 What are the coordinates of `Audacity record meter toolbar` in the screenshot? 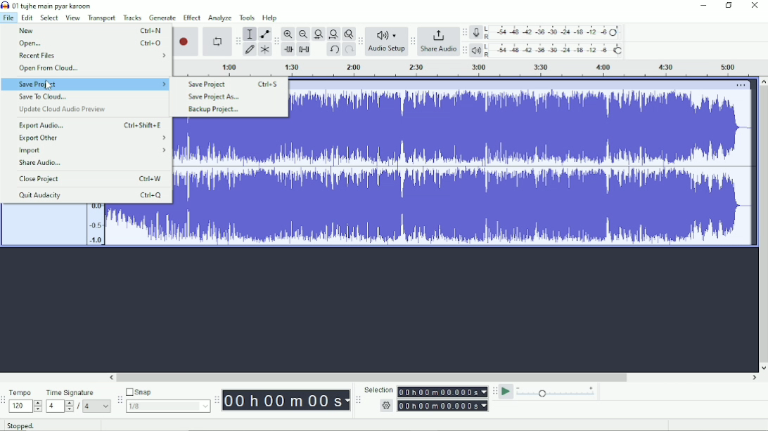 It's located at (464, 33).